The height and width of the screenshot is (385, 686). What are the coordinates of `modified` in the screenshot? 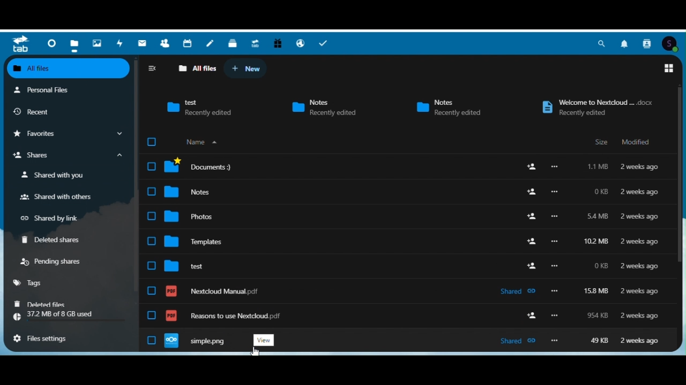 It's located at (640, 217).